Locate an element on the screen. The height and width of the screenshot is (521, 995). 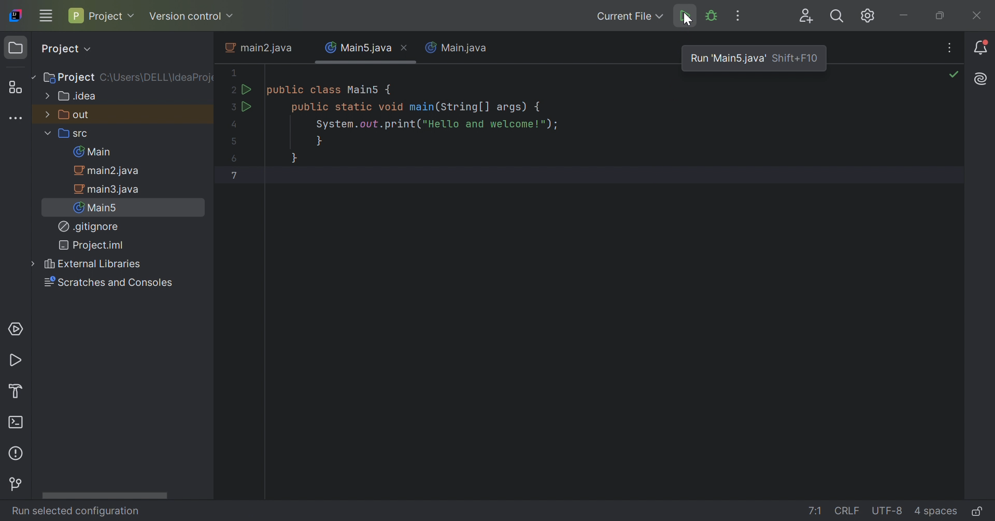
Structure is located at coordinates (16, 86).